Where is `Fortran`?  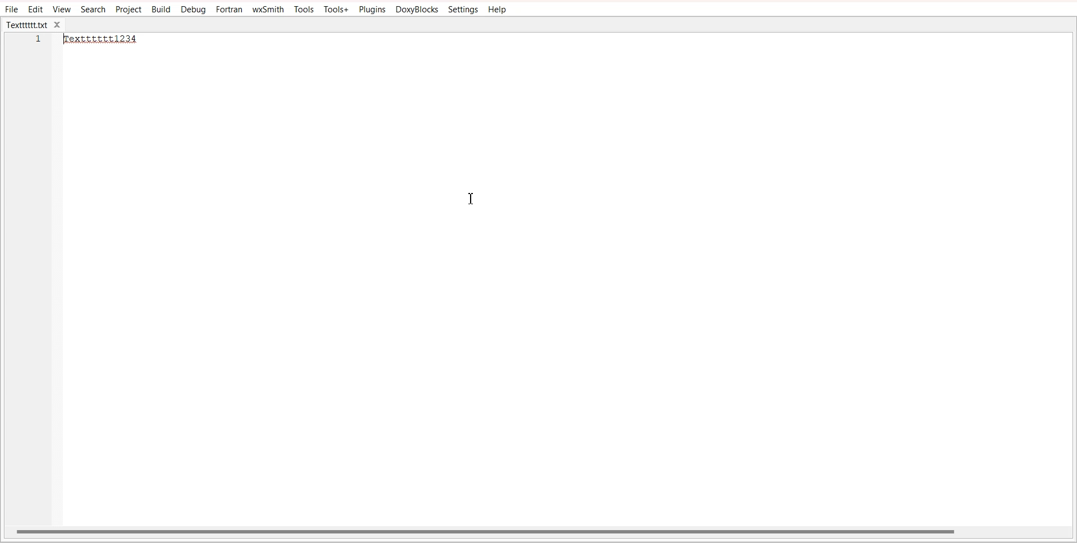
Fortran is located at coordinates (229, 9).